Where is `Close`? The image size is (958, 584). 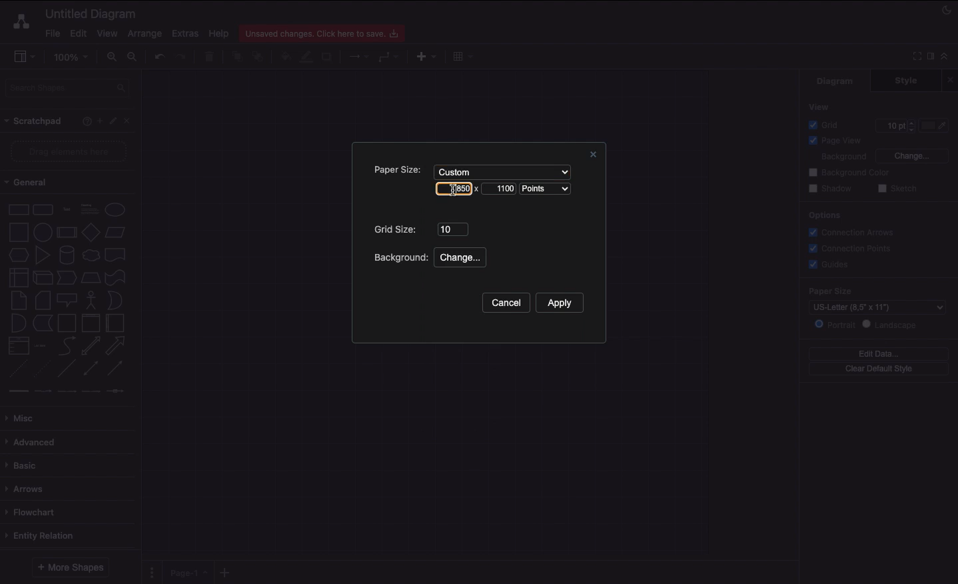 Close is located at coordinates (591, 156).